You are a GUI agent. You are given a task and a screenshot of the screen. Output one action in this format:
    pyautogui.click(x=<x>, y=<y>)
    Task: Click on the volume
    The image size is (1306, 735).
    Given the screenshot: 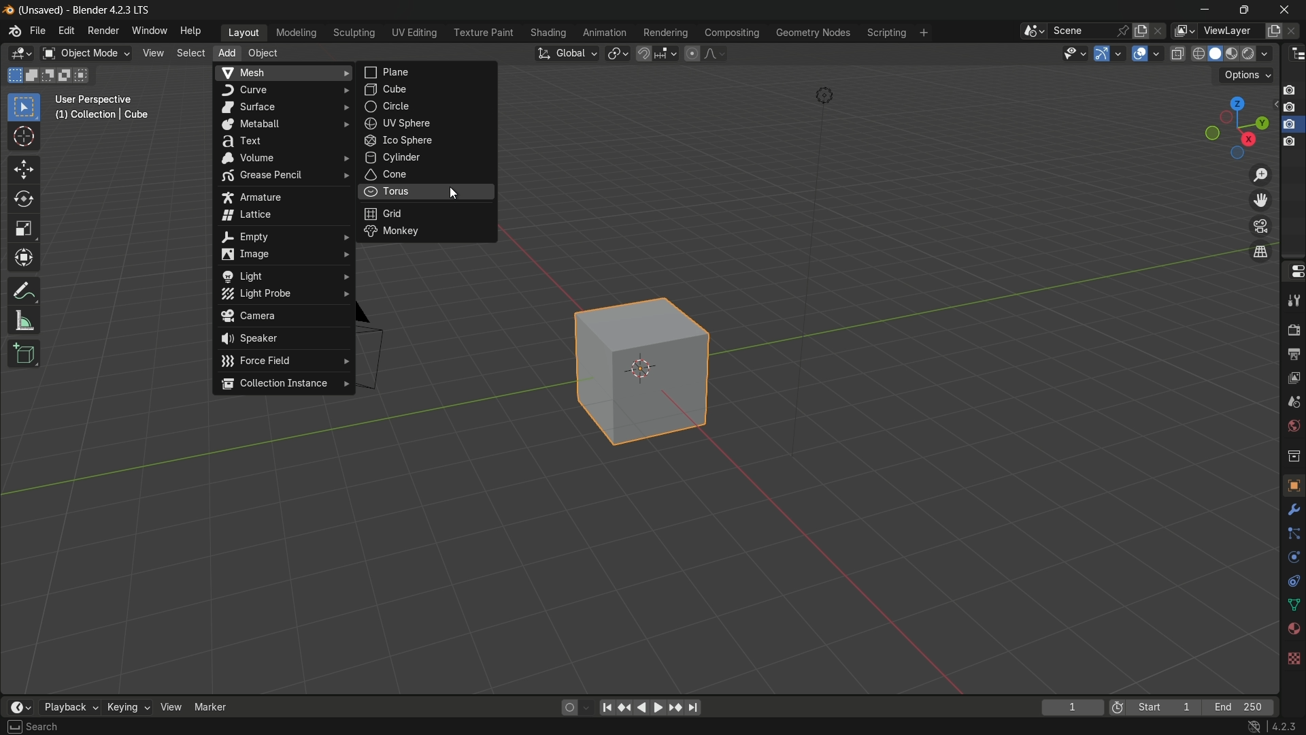 What is the action you would take?
    pyautogui.click(x=281, y=158)
    